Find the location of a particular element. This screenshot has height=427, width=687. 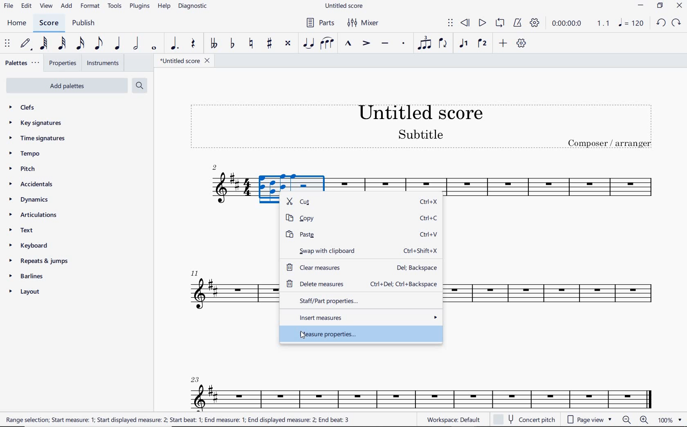

SELECET TO MOVE is located at coordinates (7, 44).